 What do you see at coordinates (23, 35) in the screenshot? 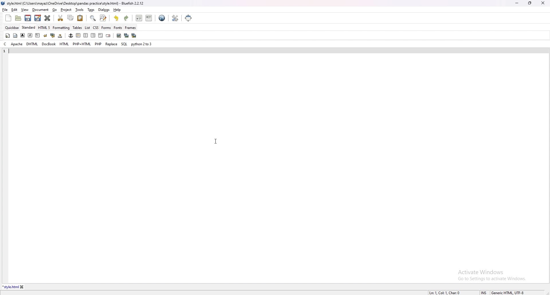
I see `bold` at bounding box center [23, 35].